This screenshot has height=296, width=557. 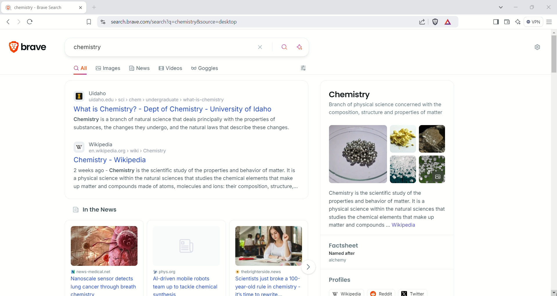 I want to click on bookmark this tab, so click(x=89, y=21).